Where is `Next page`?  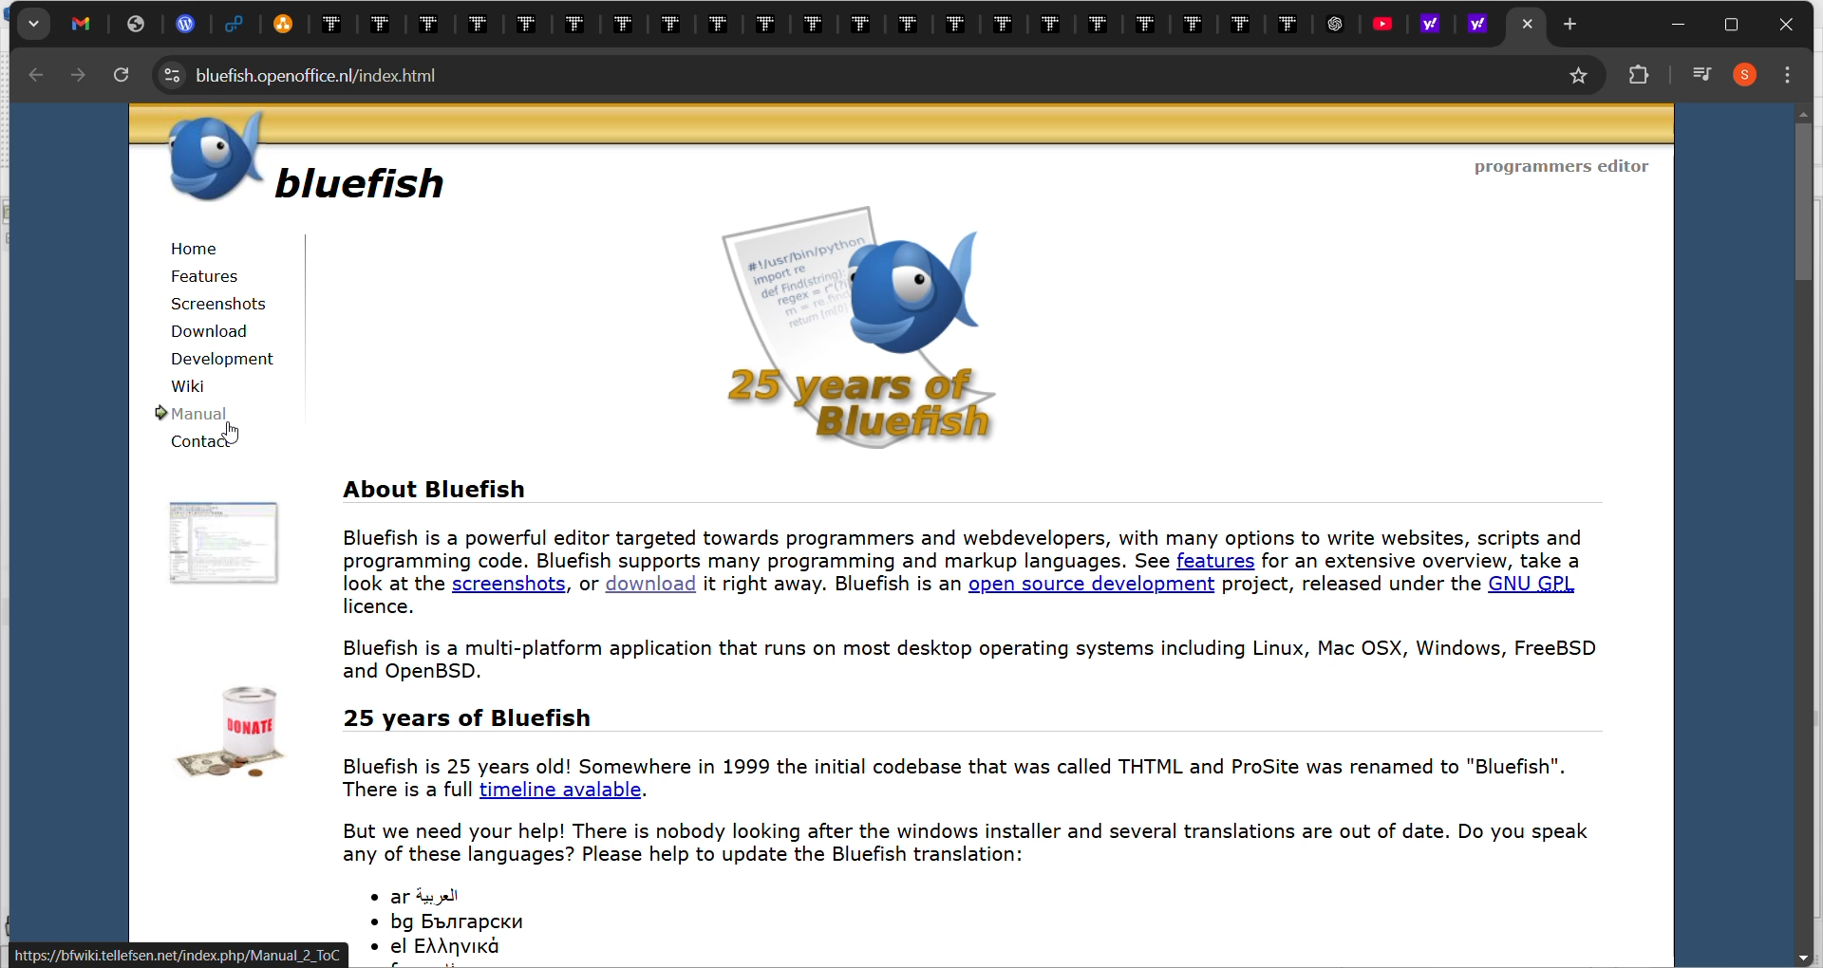
Next page is located at coordinates (85, 78).